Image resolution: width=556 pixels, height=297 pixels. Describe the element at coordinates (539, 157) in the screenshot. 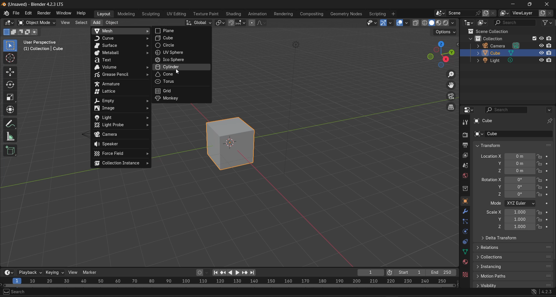

I see `lock location` at that location.